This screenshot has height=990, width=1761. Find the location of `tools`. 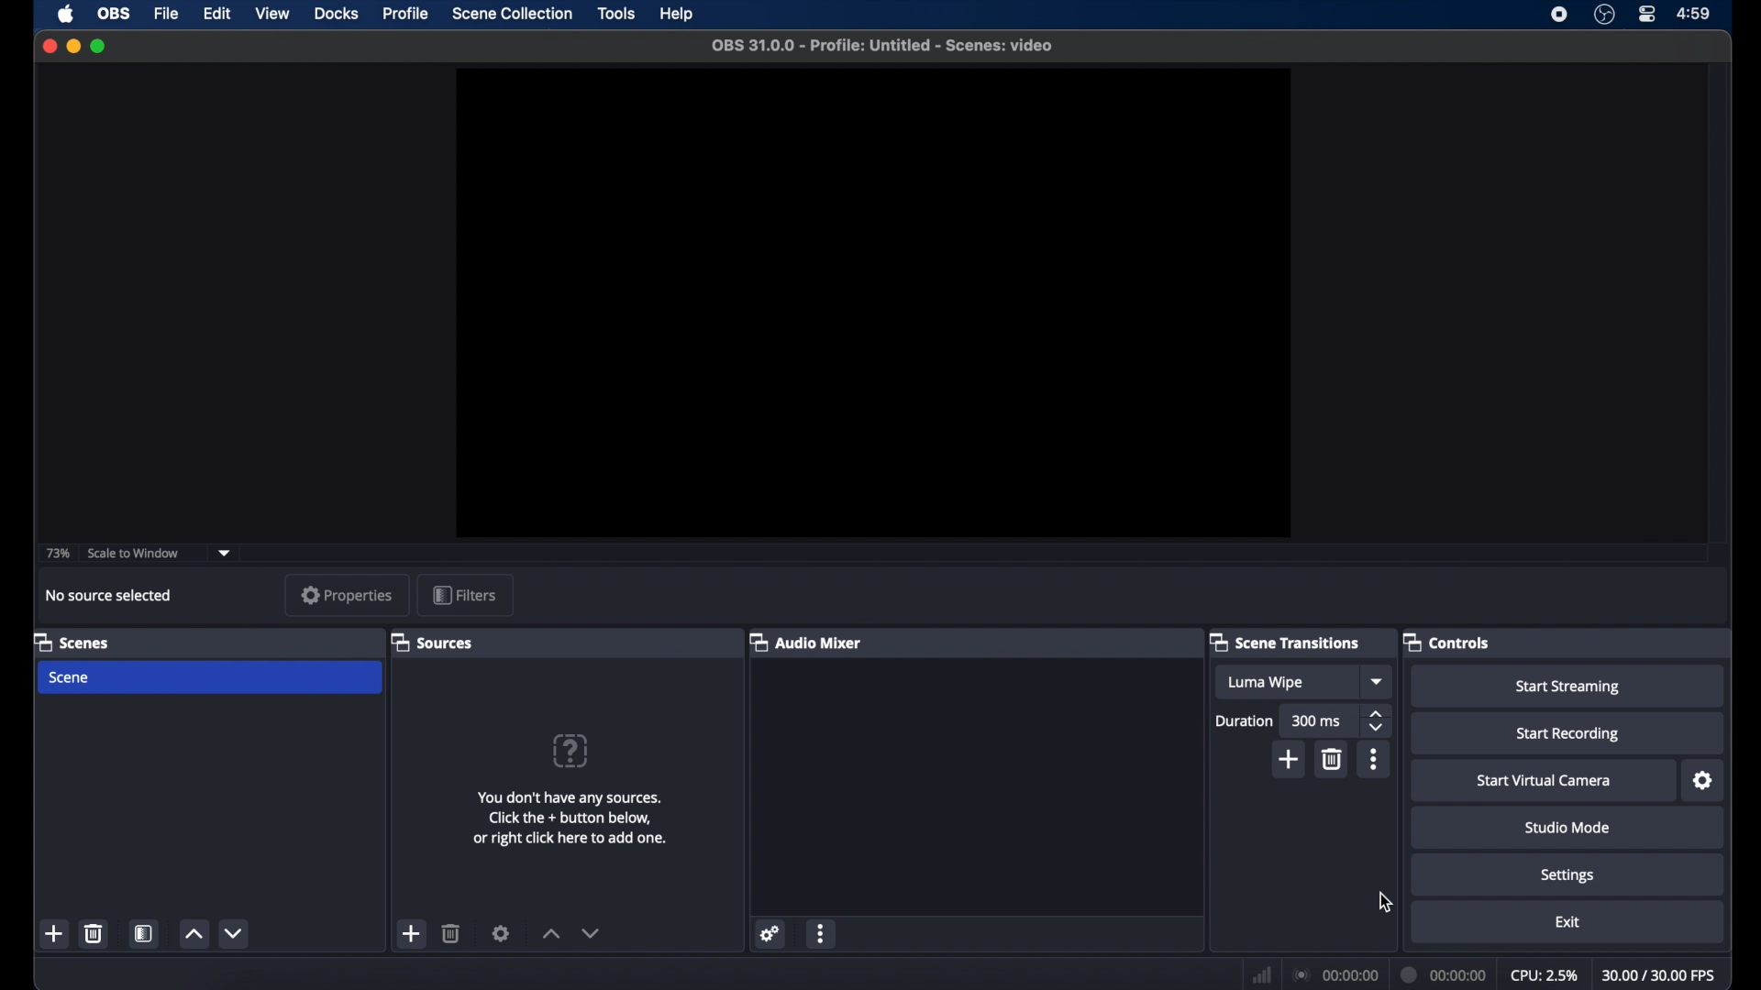

tools is located at coordinates (616, 13).